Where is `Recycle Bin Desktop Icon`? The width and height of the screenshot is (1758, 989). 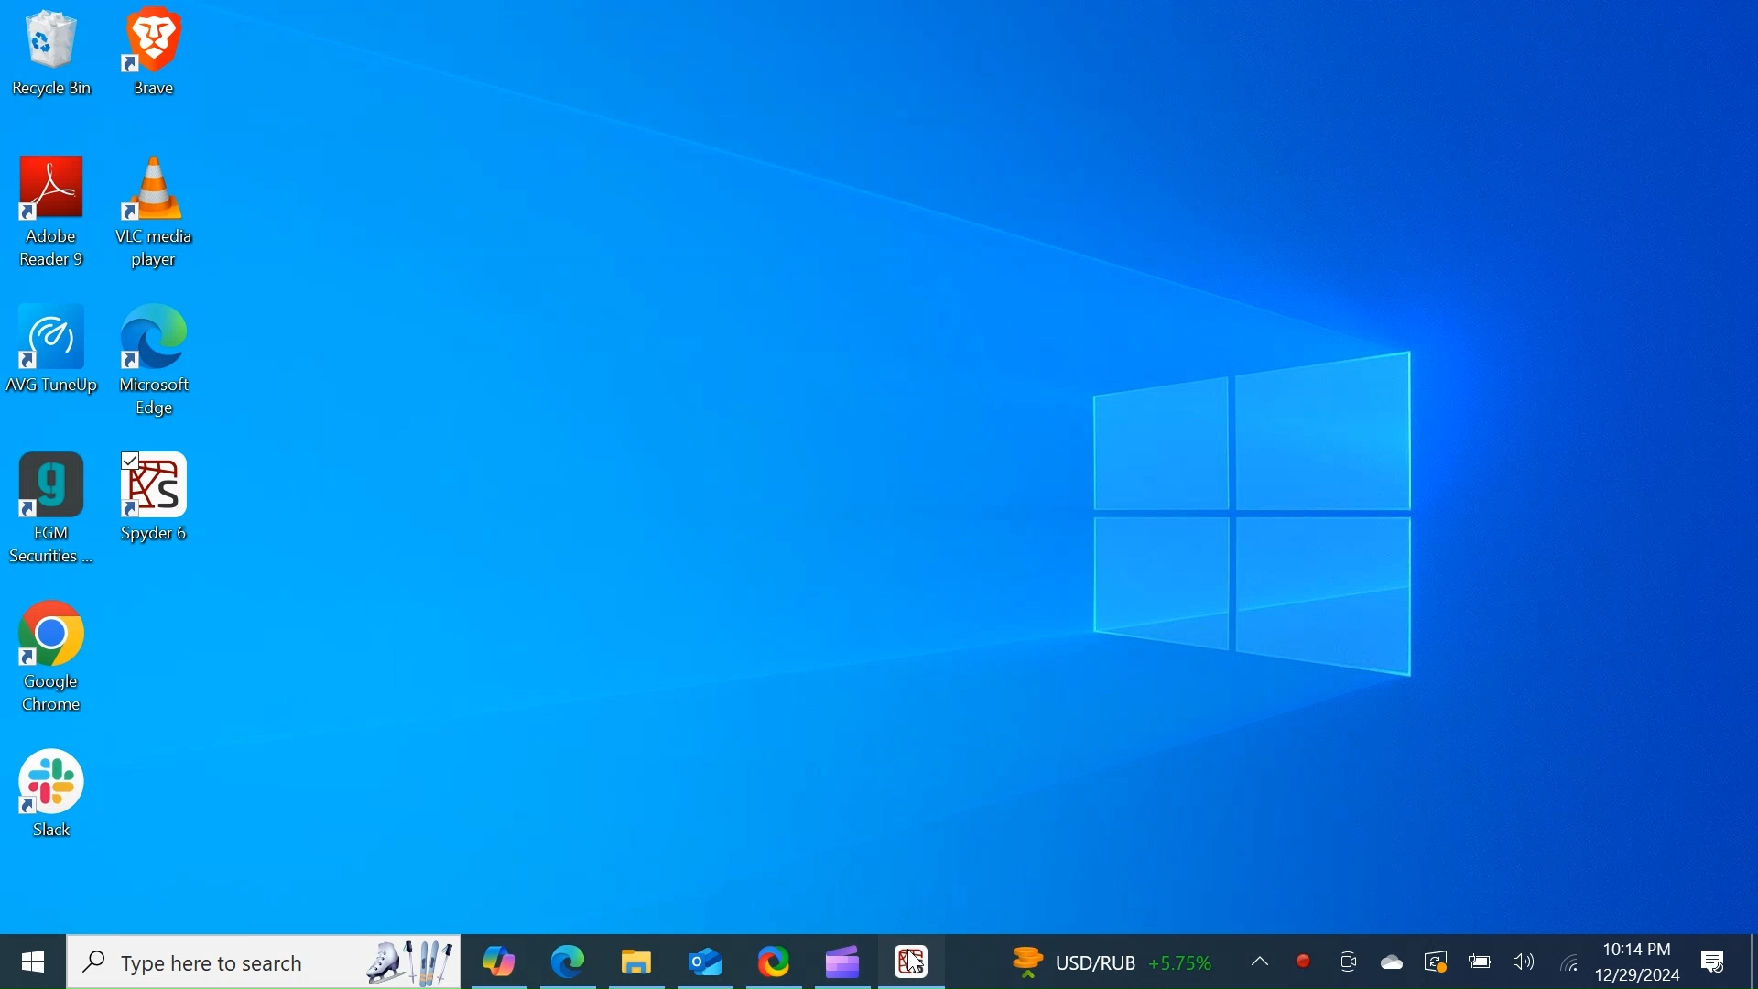
Recycle Bin Desktop Icon is located at coordinates (53, 57).